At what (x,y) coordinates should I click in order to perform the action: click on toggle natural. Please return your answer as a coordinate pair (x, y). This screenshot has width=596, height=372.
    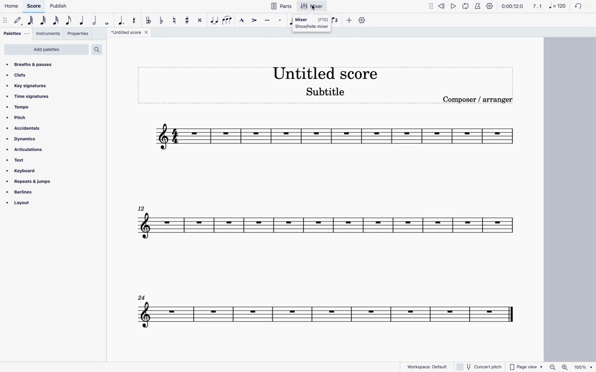
    Looking at the image, I should click on (175, 20).